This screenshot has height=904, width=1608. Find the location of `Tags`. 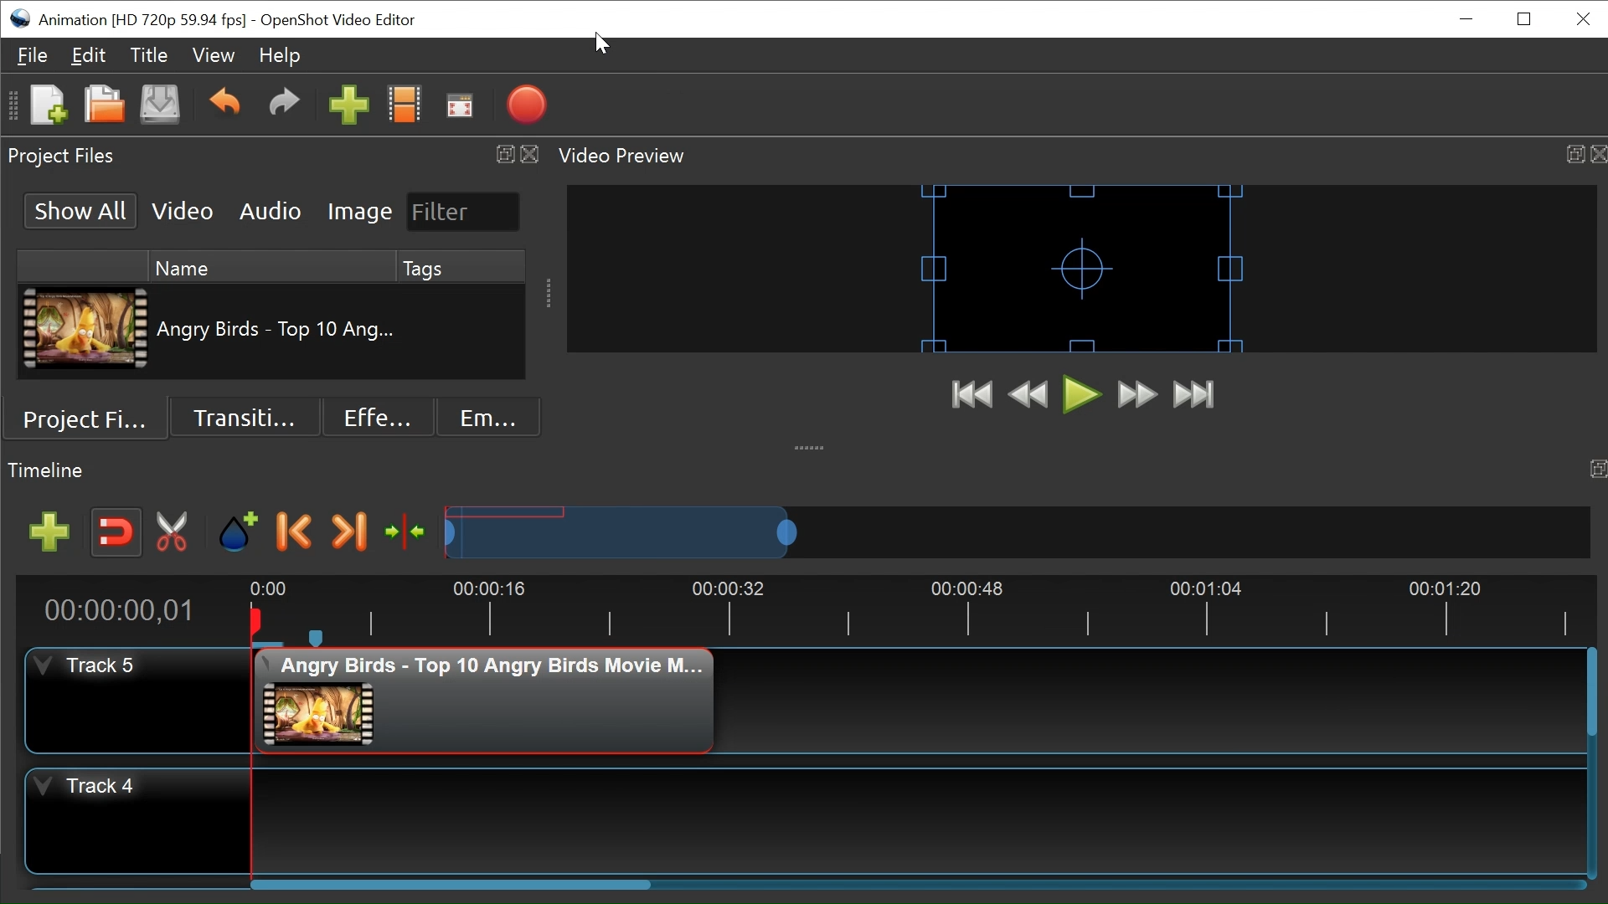

Tags is located at coordinates (461, 267).